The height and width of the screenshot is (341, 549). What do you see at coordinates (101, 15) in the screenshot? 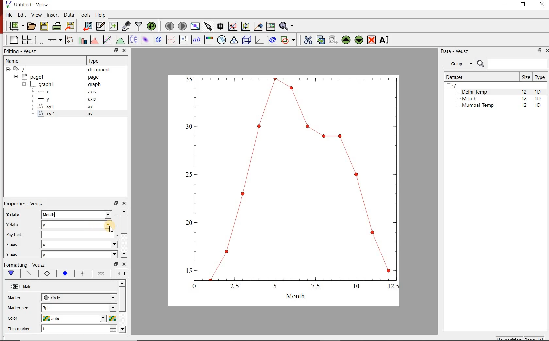
I see `Help` at bounding box center [101, 15].